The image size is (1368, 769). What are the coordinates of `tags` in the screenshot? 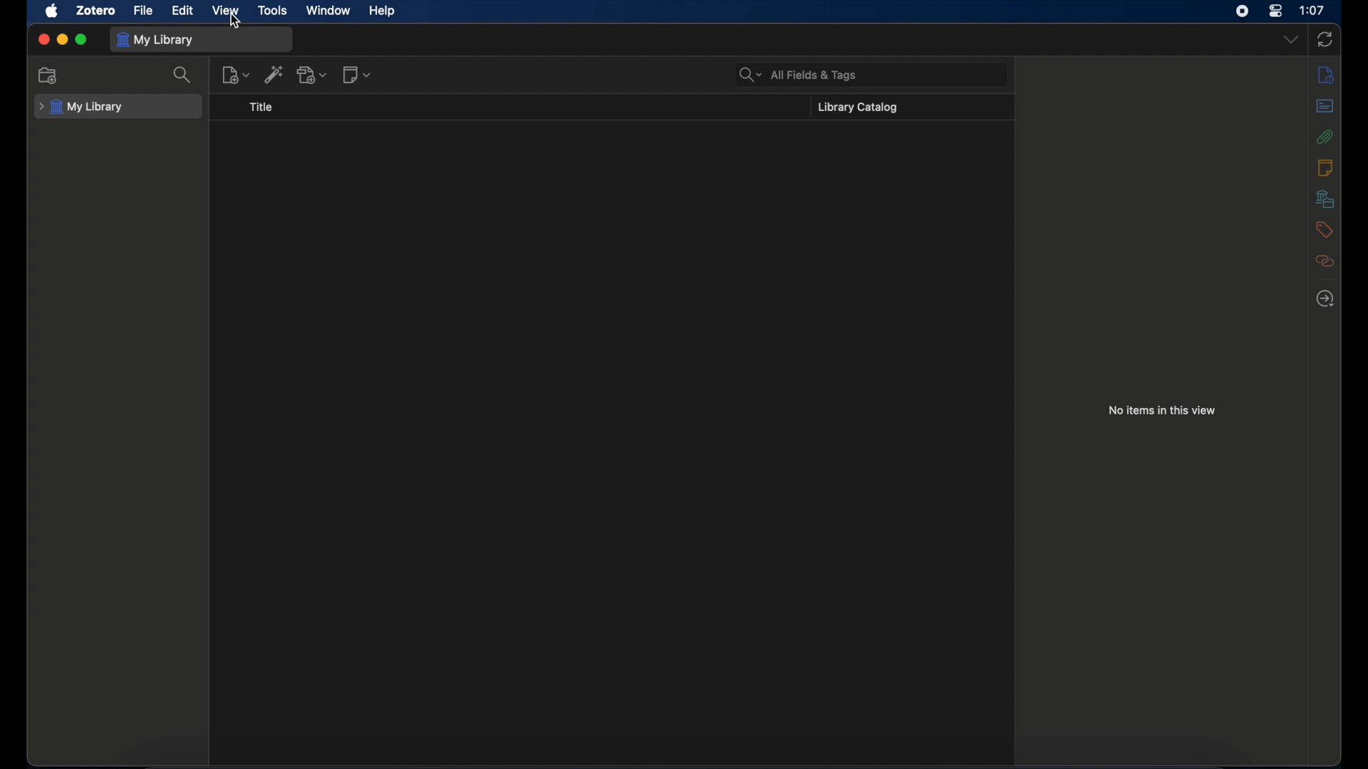 It's located at (1324, 229).